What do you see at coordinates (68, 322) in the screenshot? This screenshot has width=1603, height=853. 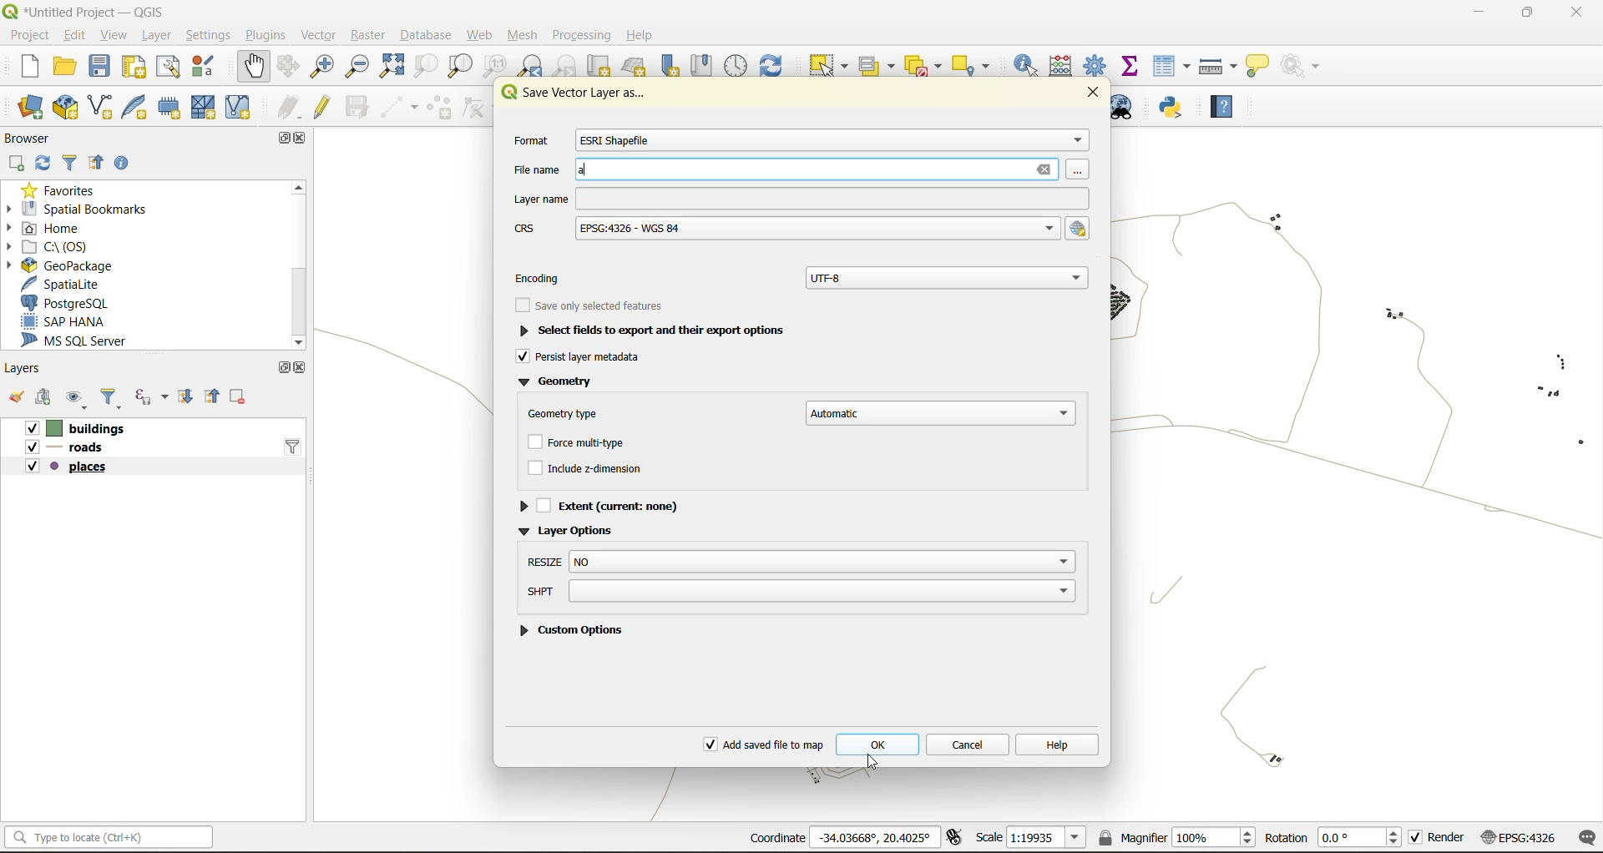 I see `sap hana` at bounding box center [68, 322].